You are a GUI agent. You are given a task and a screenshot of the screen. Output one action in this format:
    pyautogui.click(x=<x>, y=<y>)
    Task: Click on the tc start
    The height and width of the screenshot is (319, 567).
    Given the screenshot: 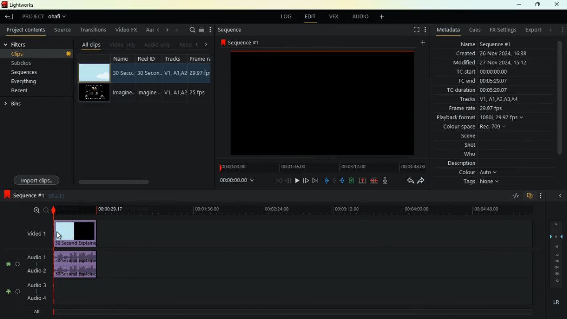 What is the action you would take?
    pyautogui.click(x=481, y=72)
    